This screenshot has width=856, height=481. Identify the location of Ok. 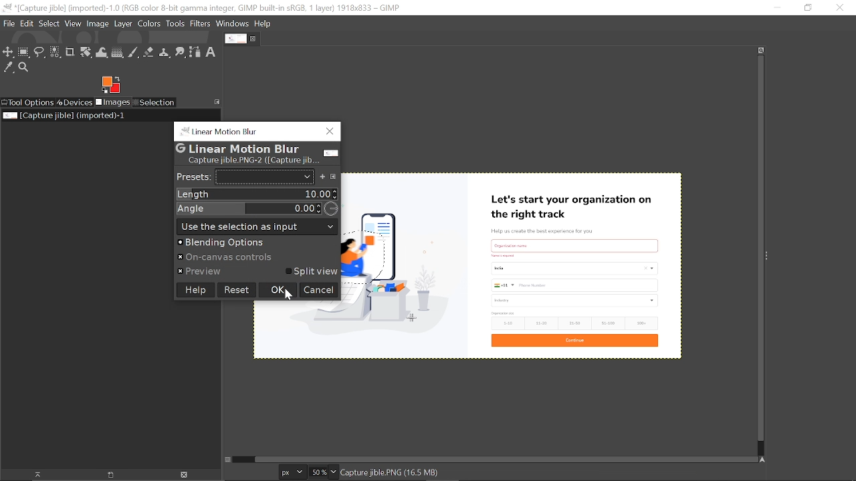
(278, 291).